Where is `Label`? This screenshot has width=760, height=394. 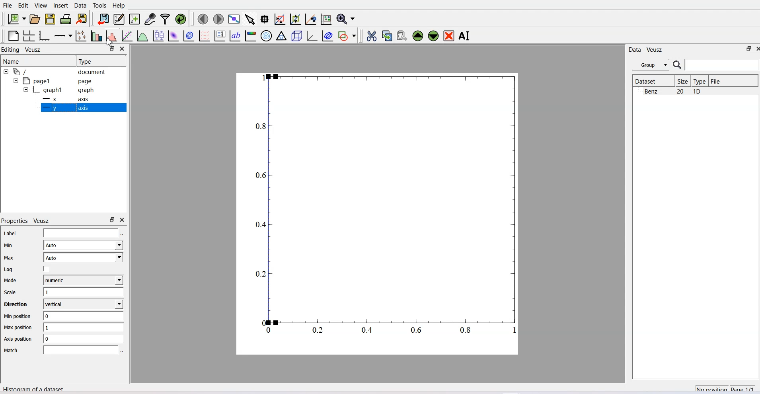
Label is located at coordinates (63, 233).